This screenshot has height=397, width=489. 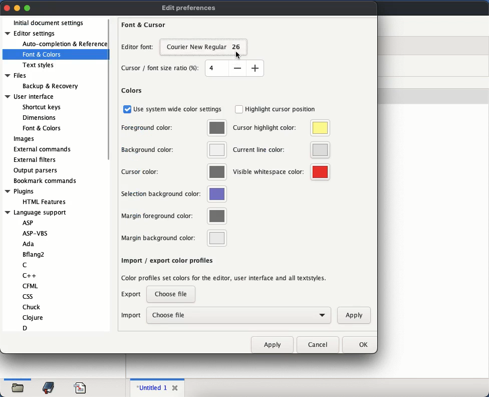 What do you see at coordinates (49, 23) in the screenshot?
I see `initial document settings` at bounding box center [49, 23].